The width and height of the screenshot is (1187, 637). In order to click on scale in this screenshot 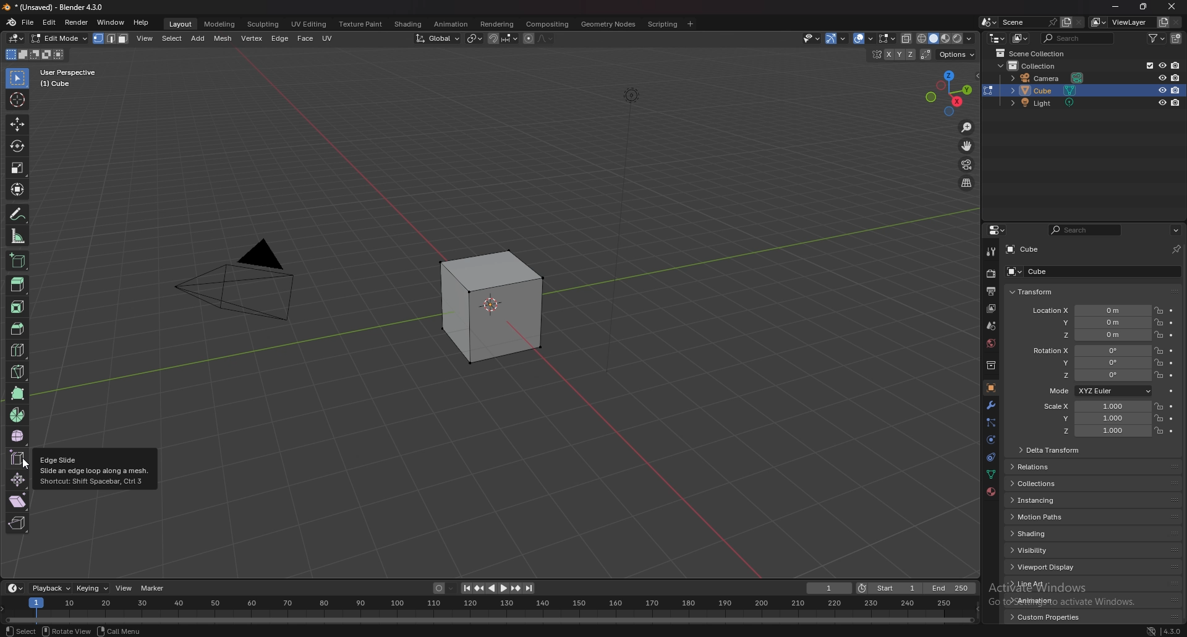, I will do `click(17, 168)`.